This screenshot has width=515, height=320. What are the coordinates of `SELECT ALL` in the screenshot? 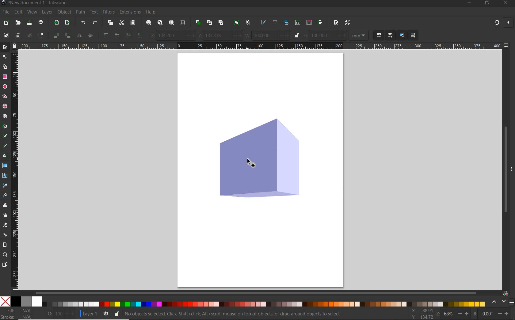 It's located at (6, 34).